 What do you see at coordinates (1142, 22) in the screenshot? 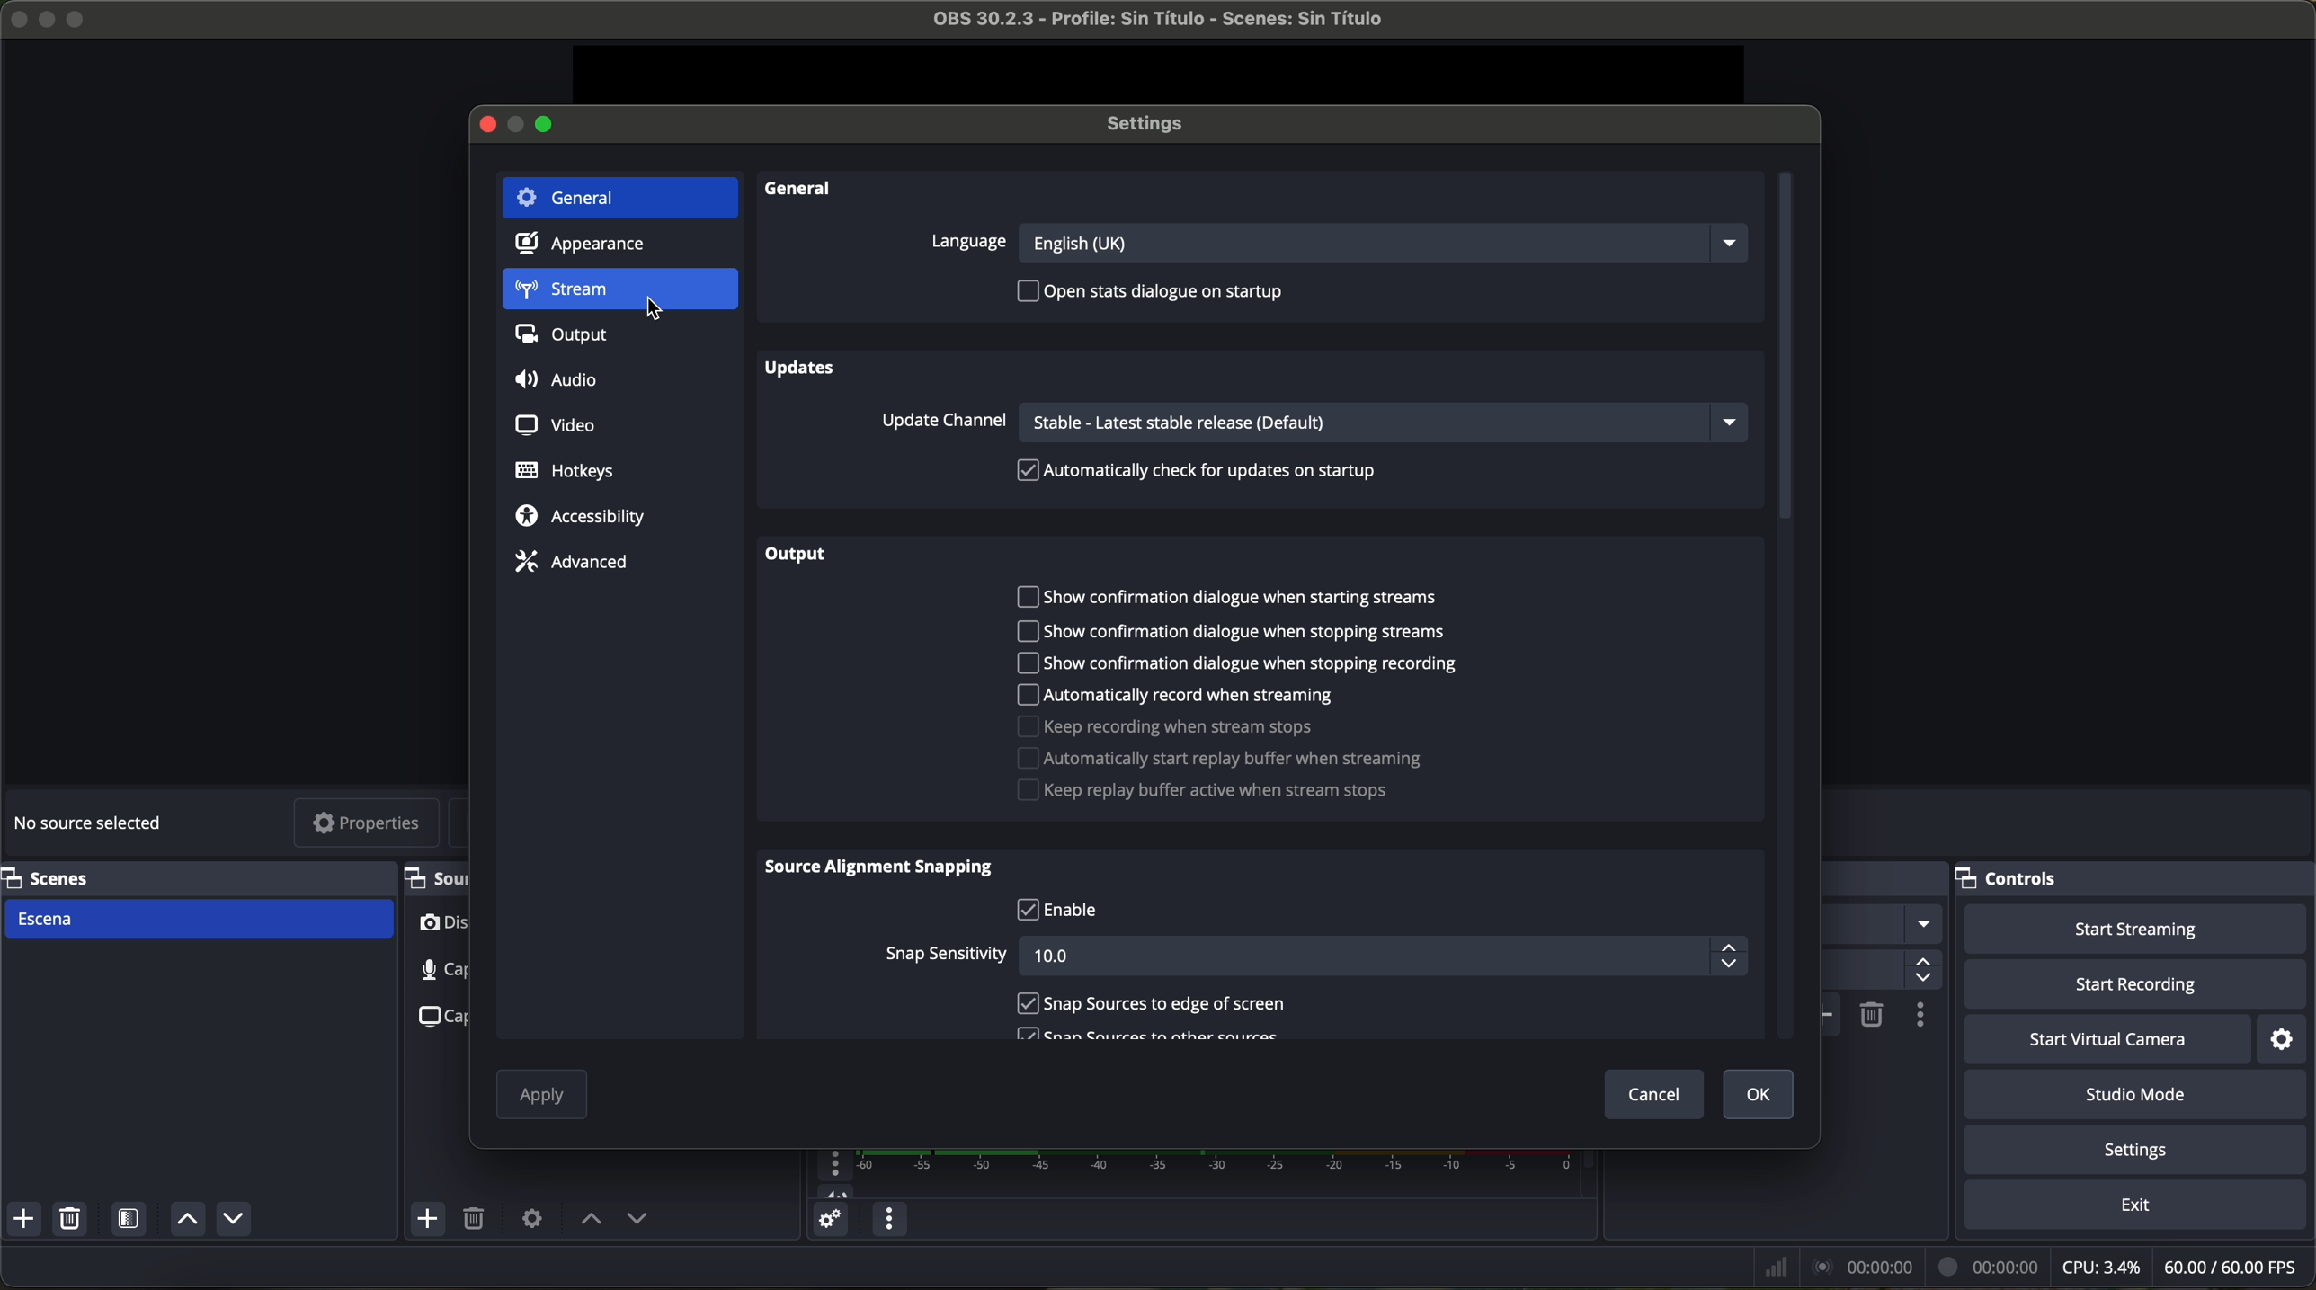
I see `file name` at bounding box center [1142, 22].